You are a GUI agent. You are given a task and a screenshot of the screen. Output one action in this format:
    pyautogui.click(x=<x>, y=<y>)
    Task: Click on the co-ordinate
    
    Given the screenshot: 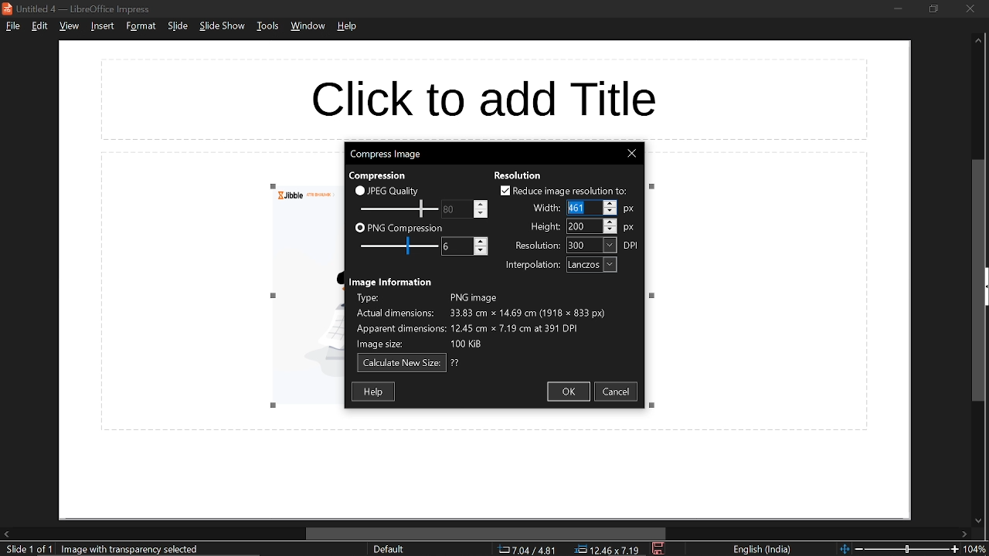 What is the action you would take?
    pyautogui.click(x=527, y=550)
    